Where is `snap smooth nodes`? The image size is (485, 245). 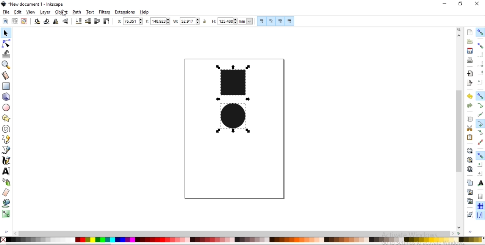 snap smooth nodes is located at coordinates (480, 133).